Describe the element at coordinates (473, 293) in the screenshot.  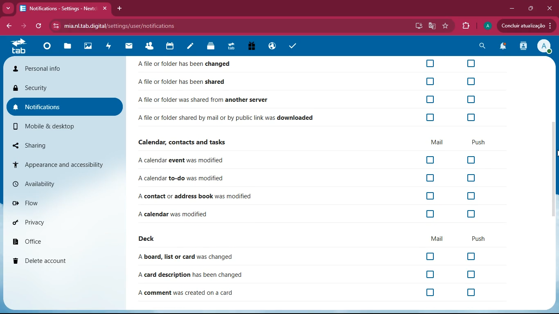
I see `off` at that location.